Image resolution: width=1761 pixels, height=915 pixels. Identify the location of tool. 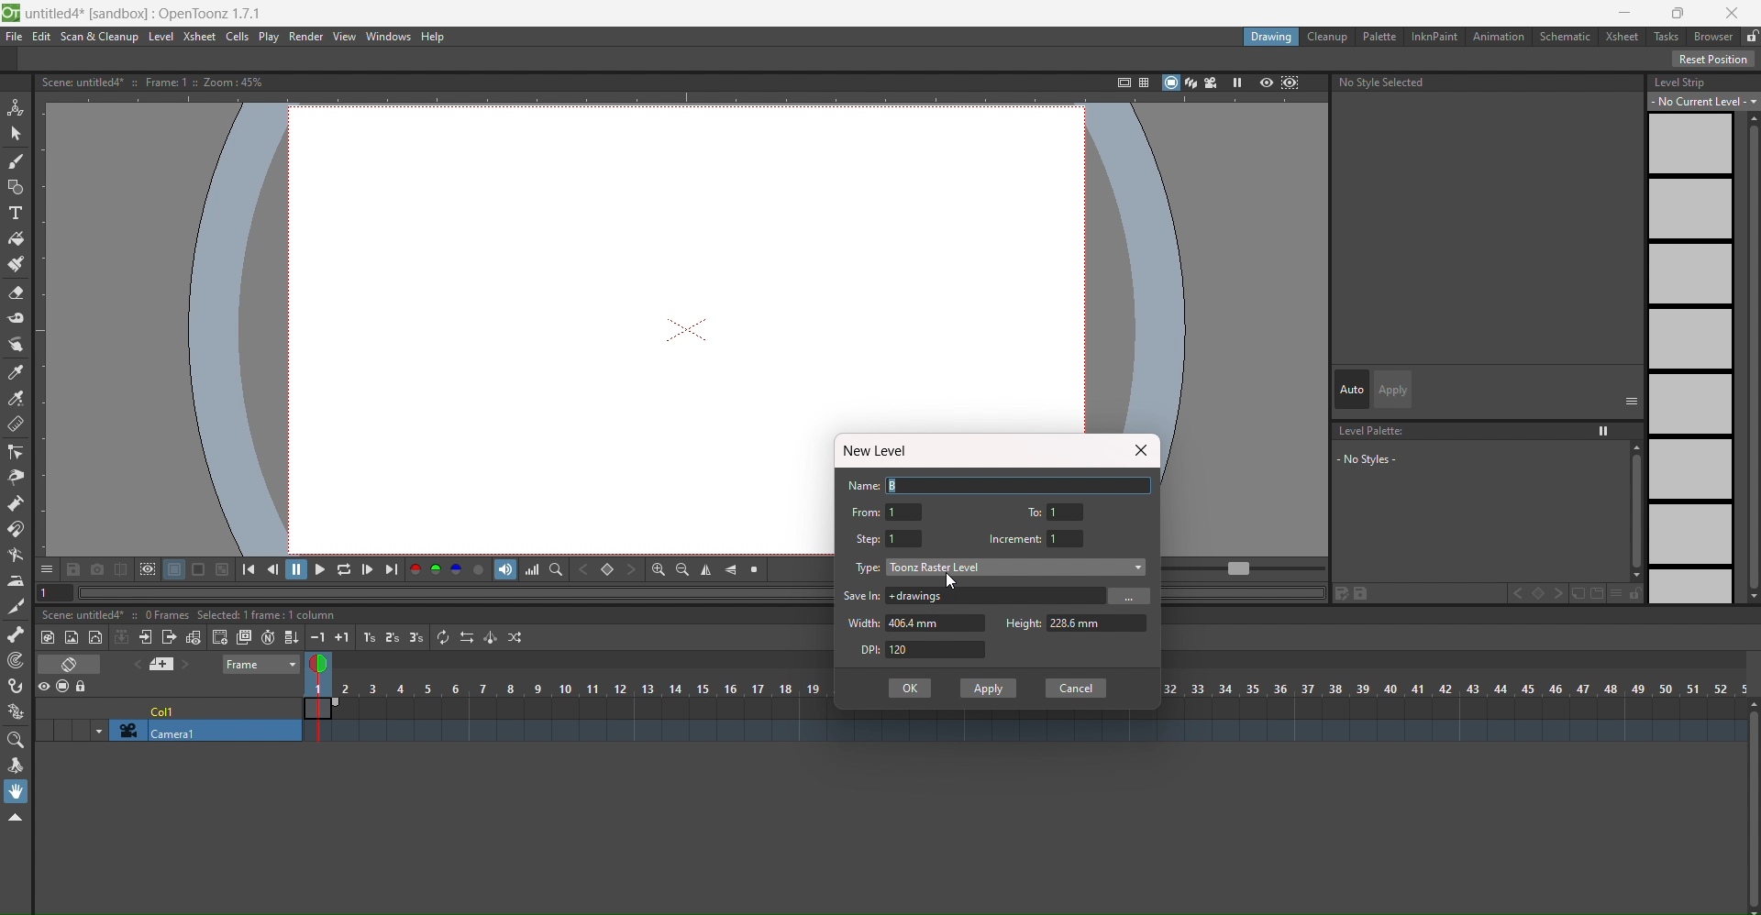
(174, 569).